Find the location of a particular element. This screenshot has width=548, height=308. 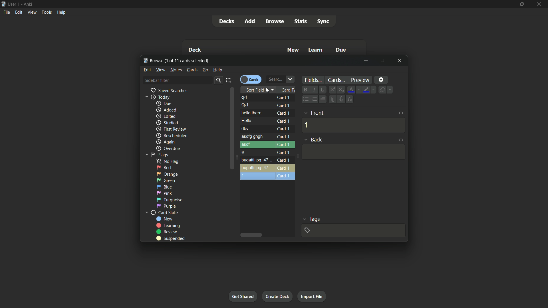

user 1 is located at coordinates (14, 4).